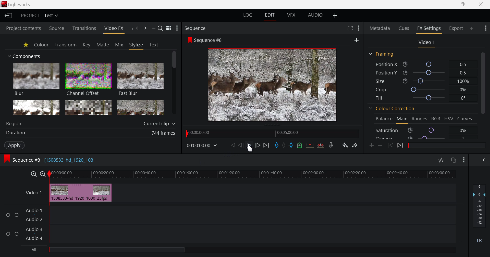  Describe the element at coordinates (277, 145) in the screenshot. I see `Mark In` at that location.